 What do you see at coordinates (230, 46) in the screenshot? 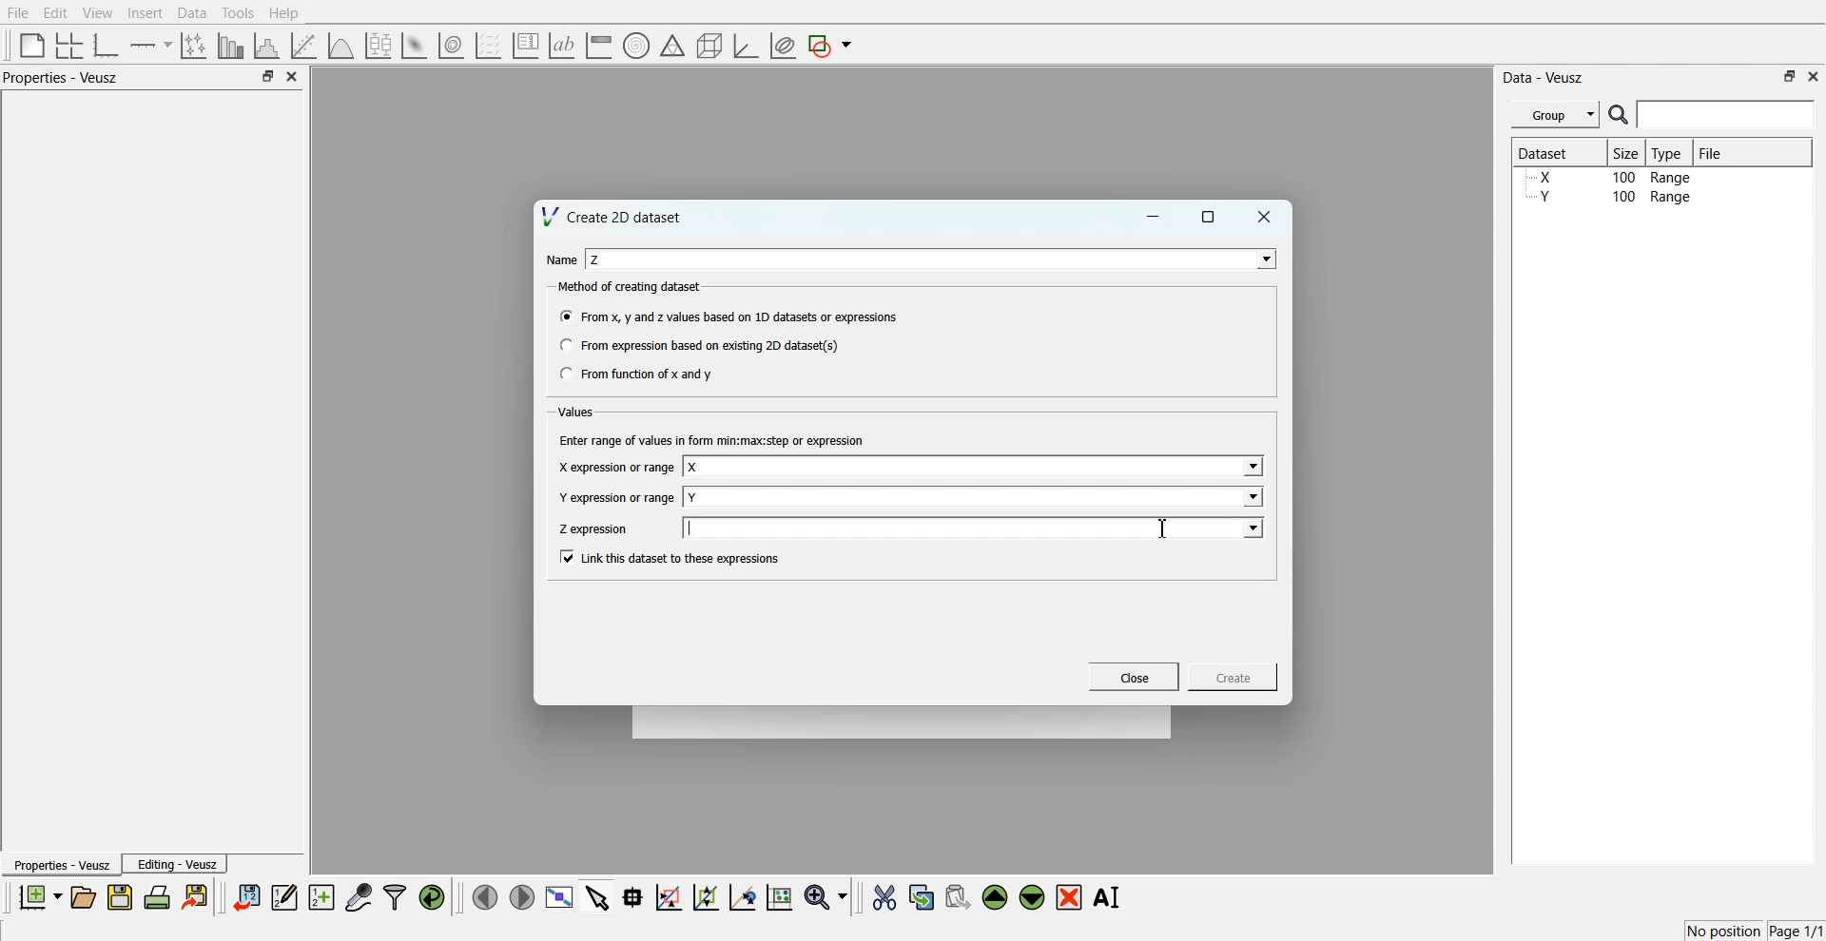
I see `Plot bar chart` at bounding box center [230, 46].